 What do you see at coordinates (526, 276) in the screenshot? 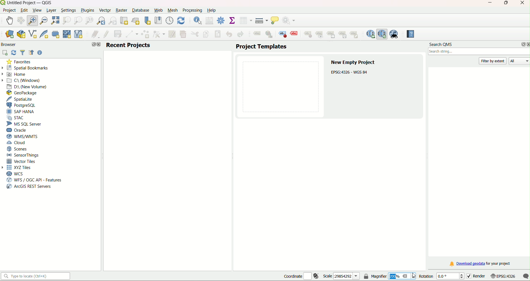
I see `comment` at bounding box center [526, 276].